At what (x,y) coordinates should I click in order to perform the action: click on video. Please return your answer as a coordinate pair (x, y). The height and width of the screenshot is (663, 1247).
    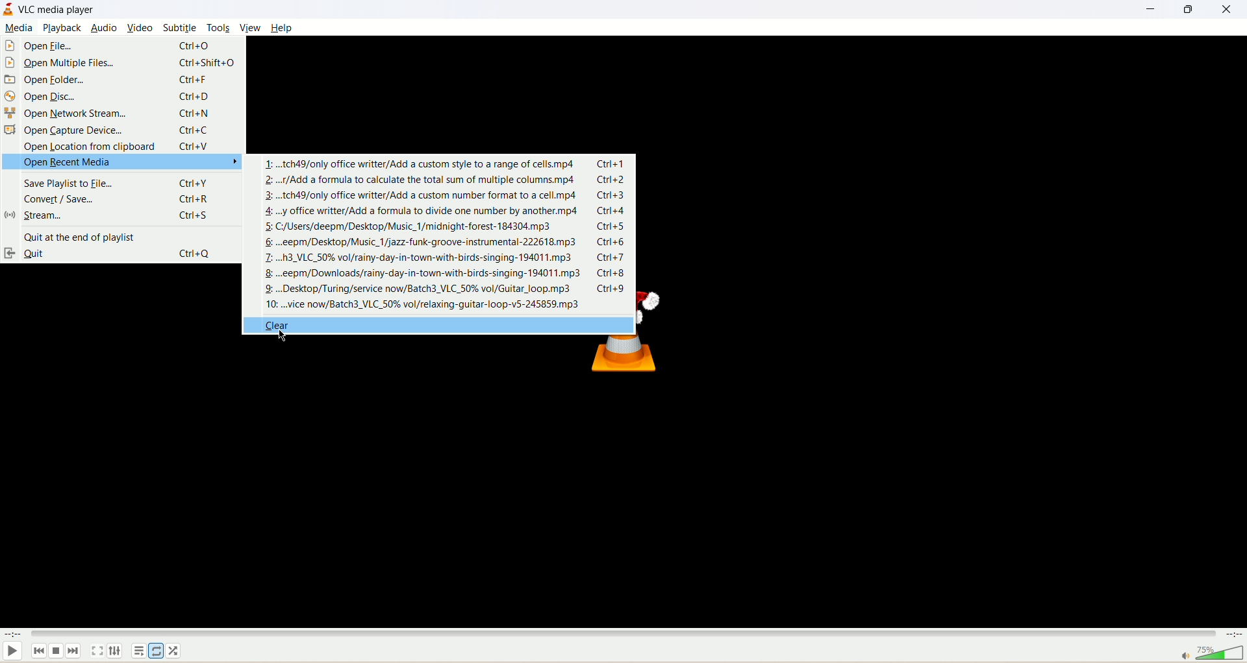
    Looking at the image, I should click on (142, 29).